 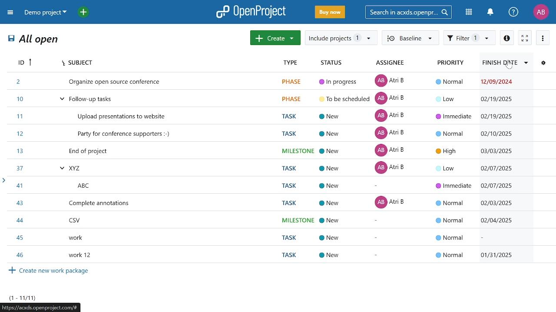 I want to click on cursor, so click(x=509, y=67).